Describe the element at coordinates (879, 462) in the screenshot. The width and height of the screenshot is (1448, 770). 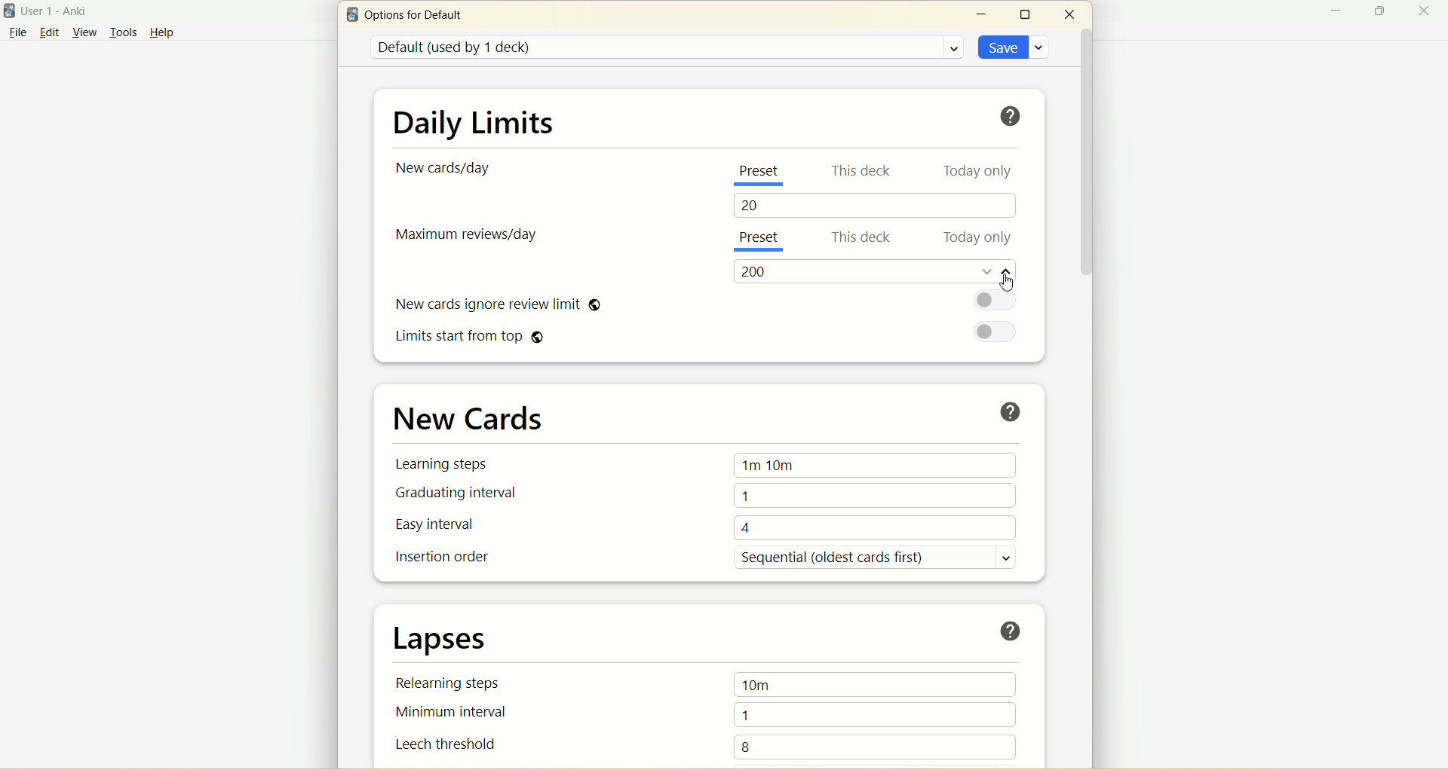
I see `1m 10m` at that location.